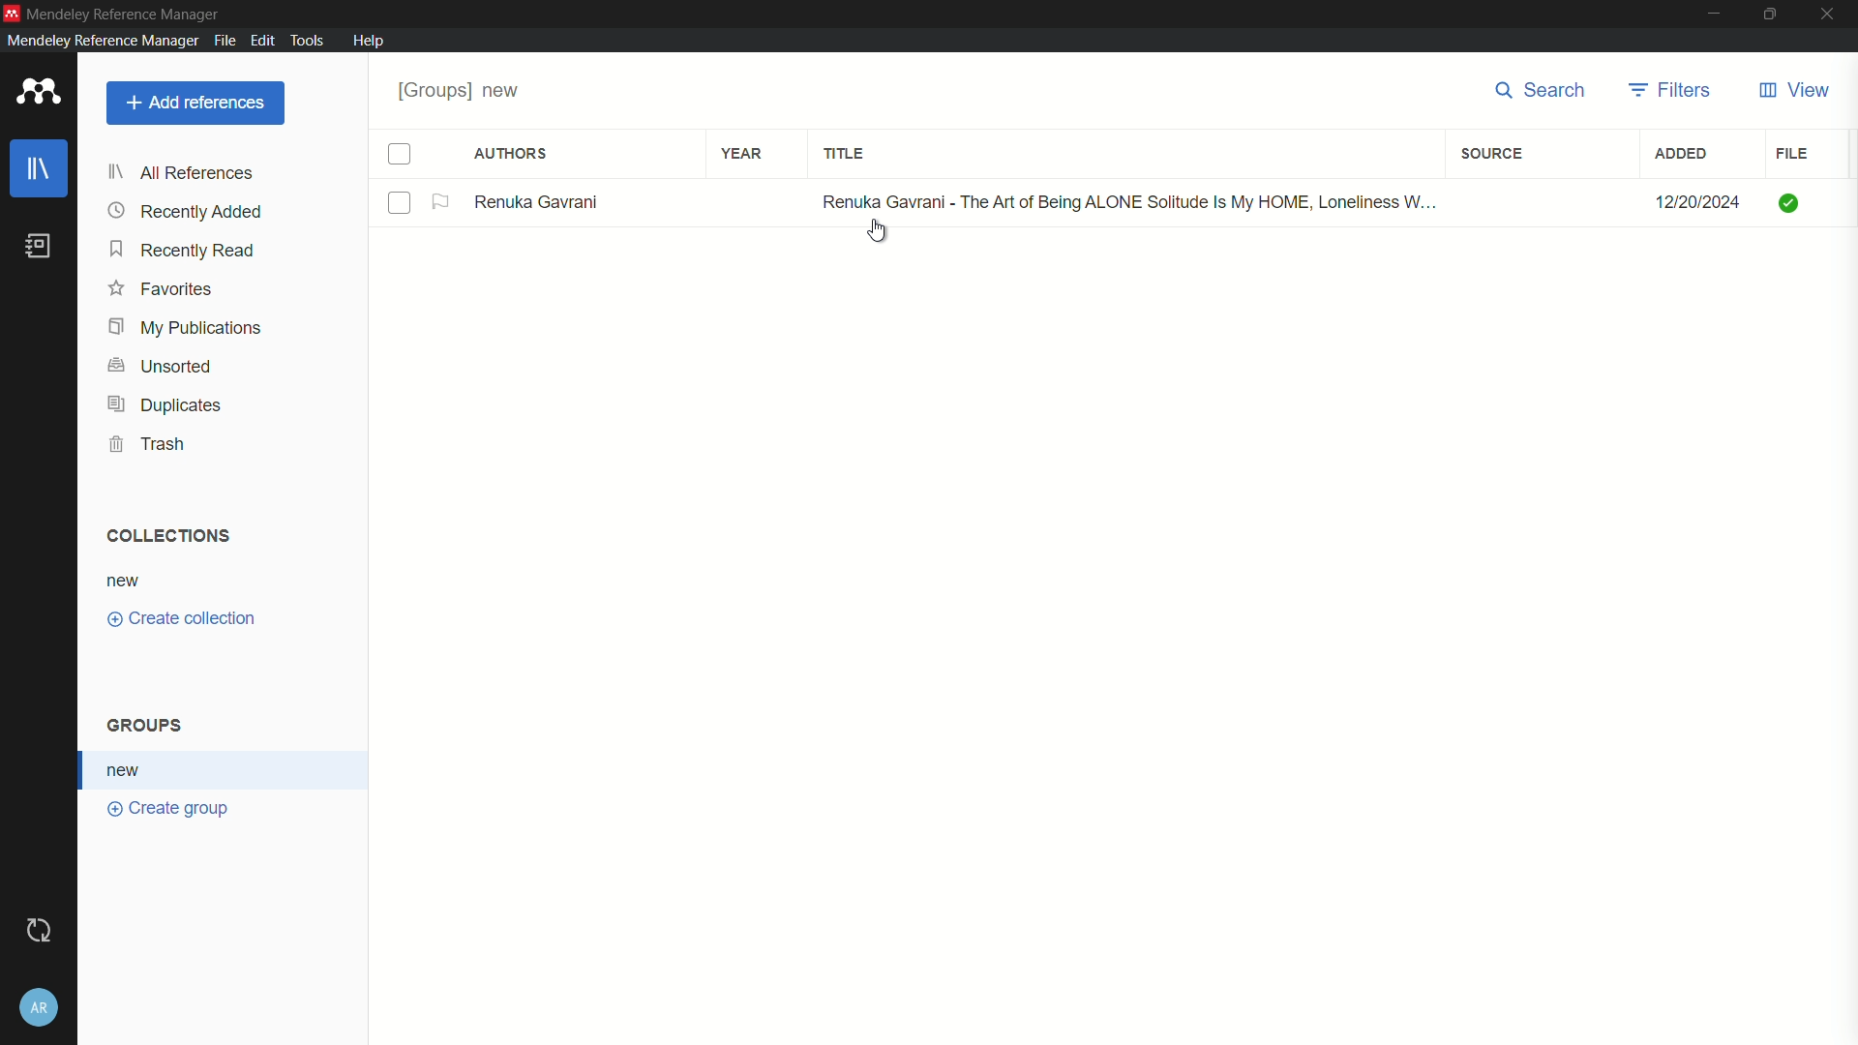  What do you see at coordinates (186, 212) in the screenshot?
I see `recently added` at bounding box center [186, 212].